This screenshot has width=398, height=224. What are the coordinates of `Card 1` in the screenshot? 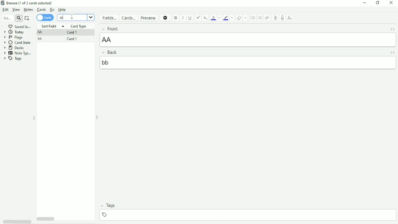 It's located at (72, 39).